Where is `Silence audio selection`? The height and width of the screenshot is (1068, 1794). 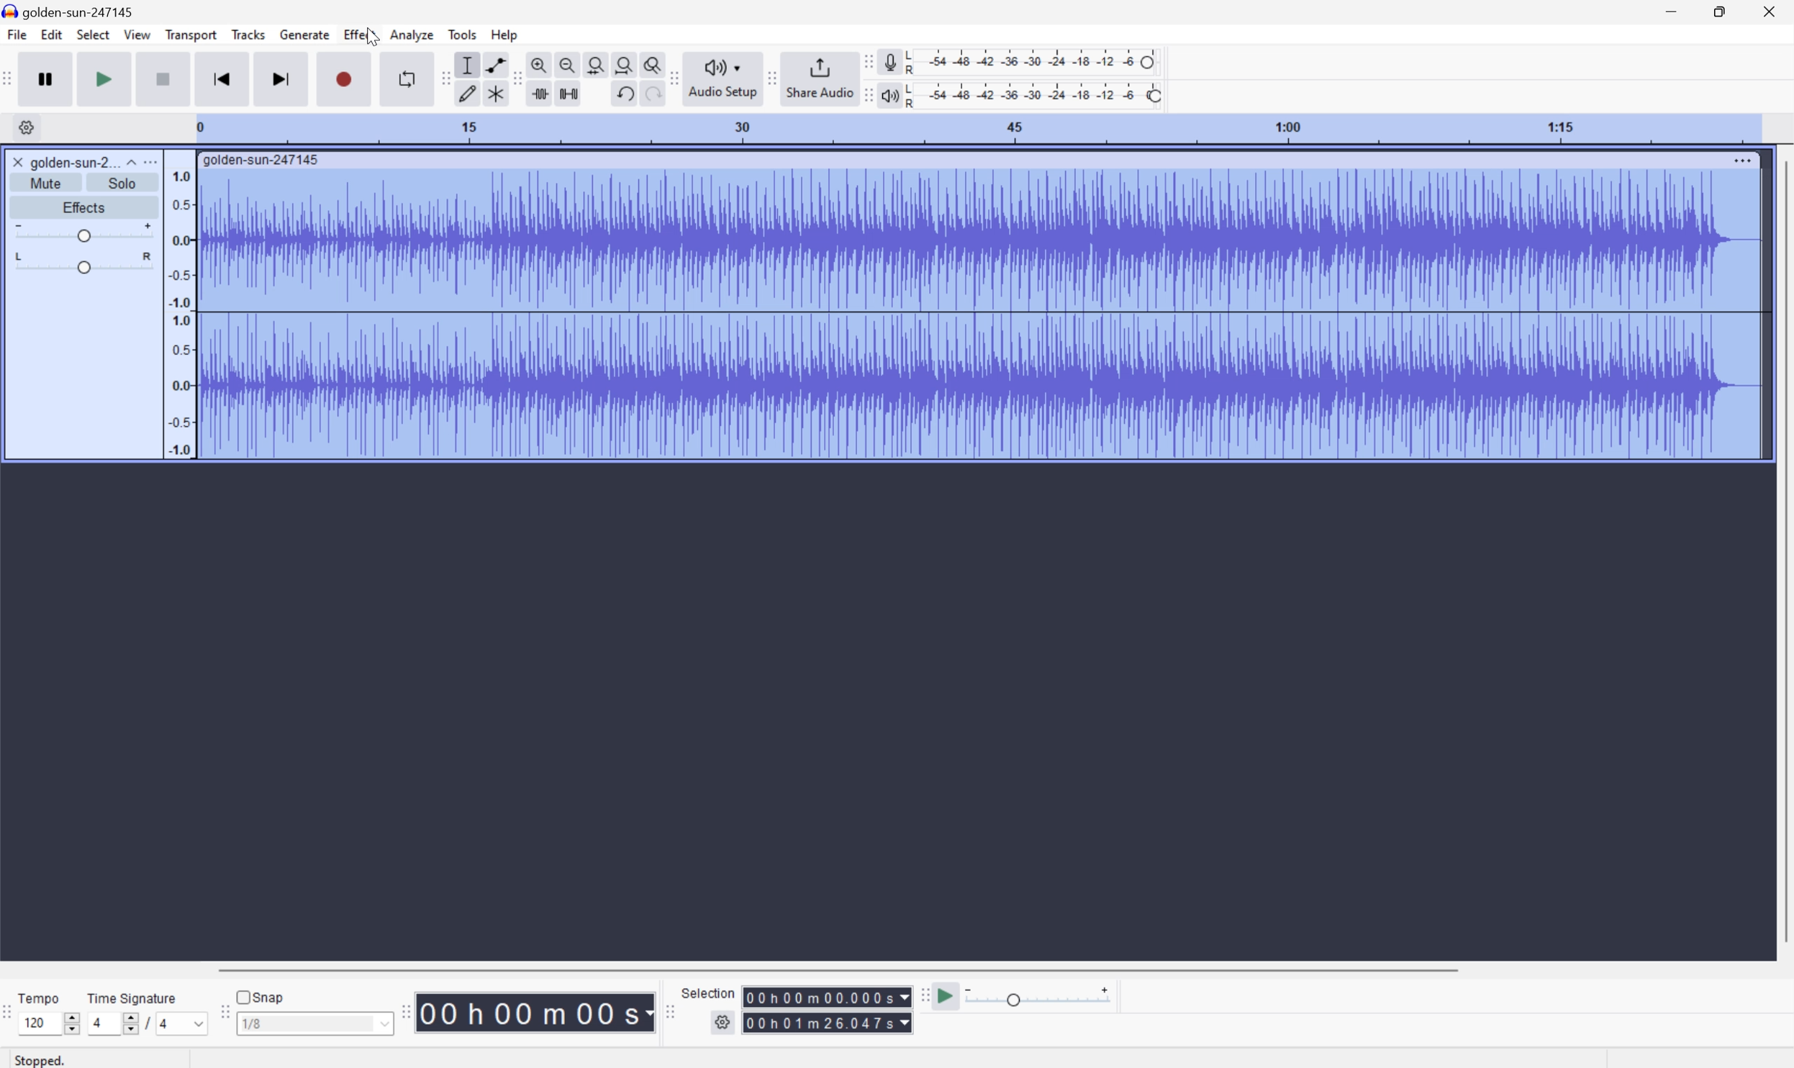 Silence audio selection is located at coordinates (568, 94).